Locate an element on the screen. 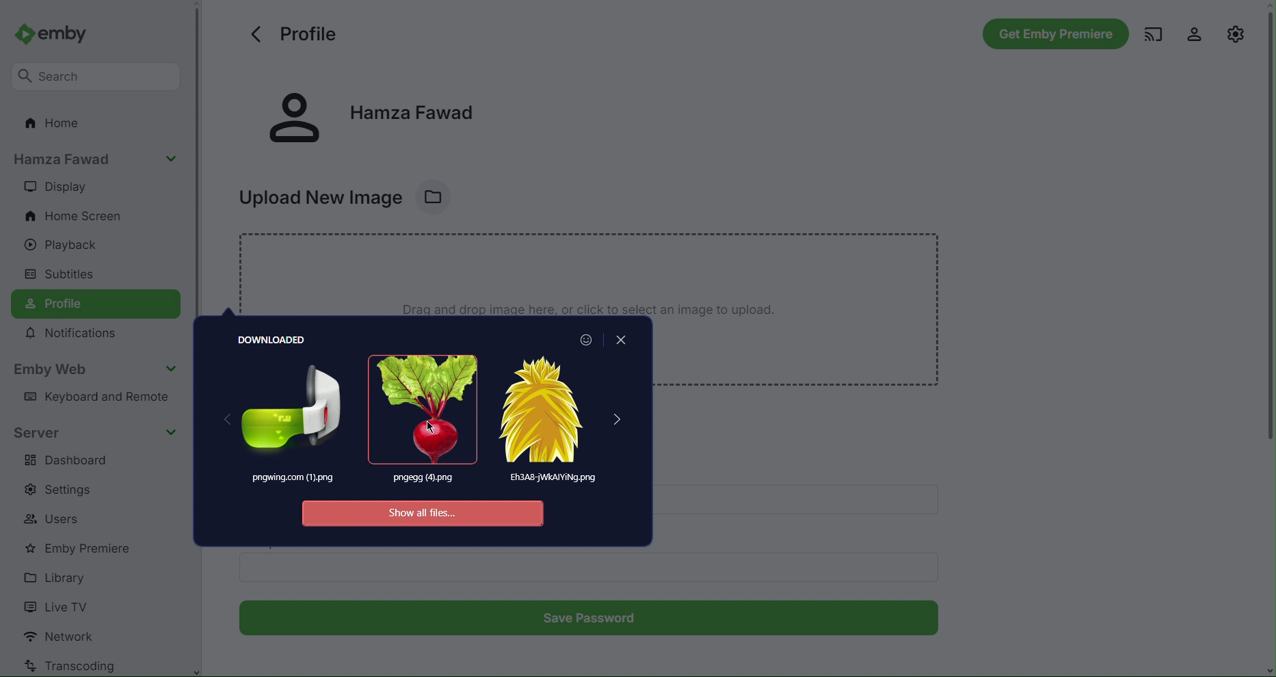 The width and height of the screenshot is (1276, 677). Image 1 is located at coordinates (295, 417).